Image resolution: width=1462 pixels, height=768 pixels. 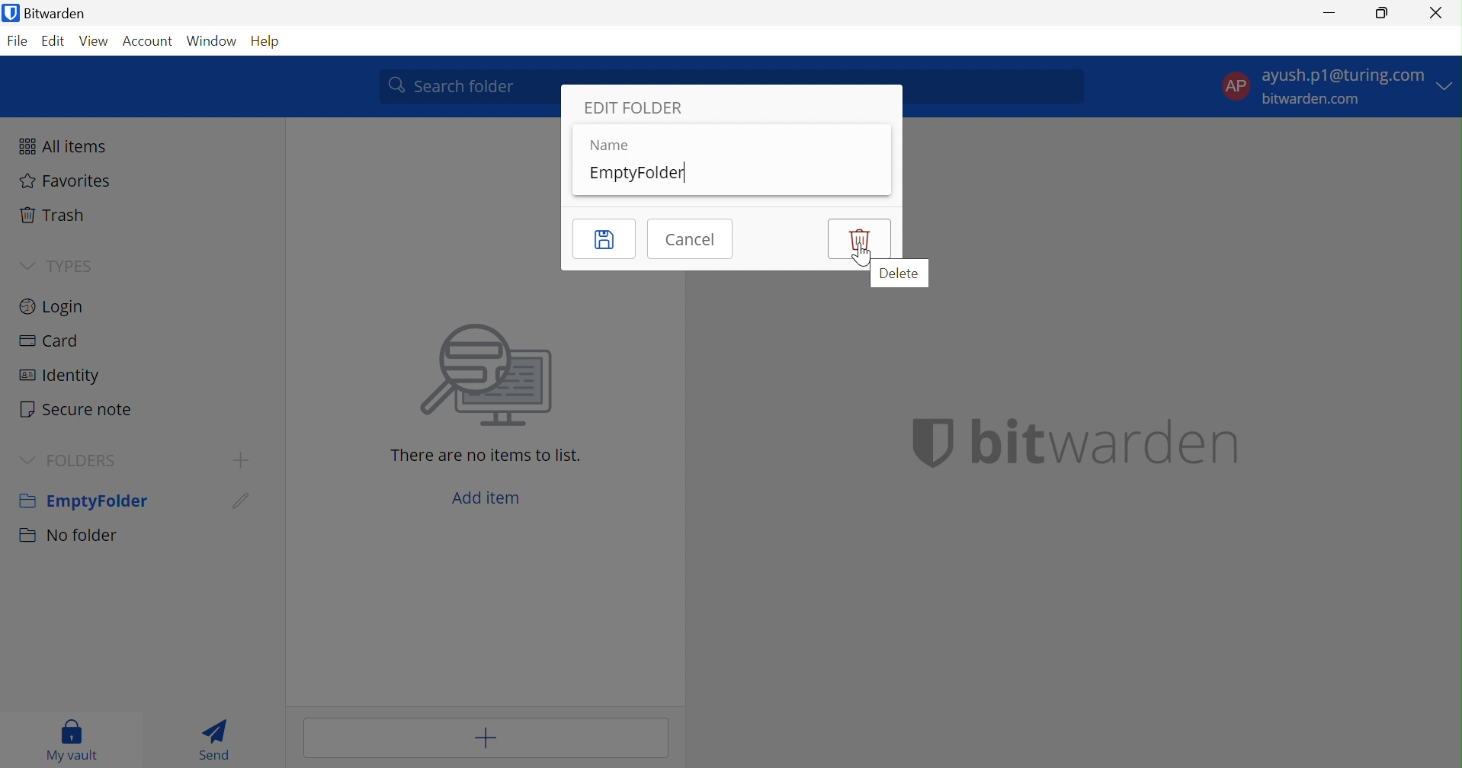 What do you see at coordinates (605, 238) in the screenshot?
I see `Edit` at bounding box center [605, 238].